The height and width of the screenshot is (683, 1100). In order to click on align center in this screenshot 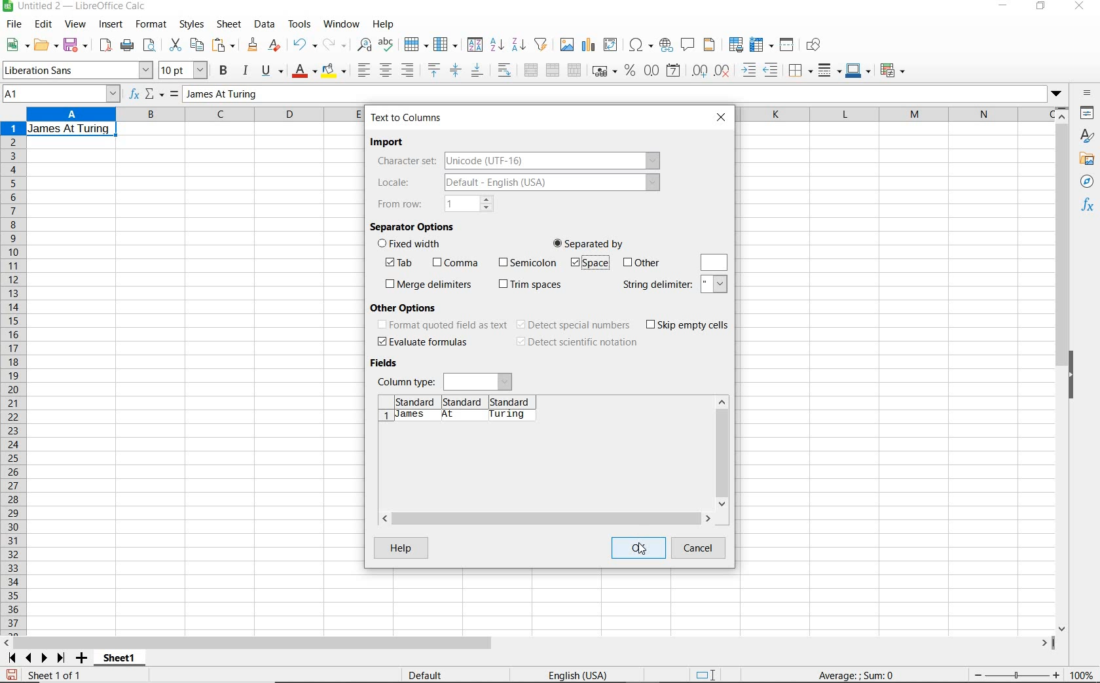, I will do `click(385, 70)`.